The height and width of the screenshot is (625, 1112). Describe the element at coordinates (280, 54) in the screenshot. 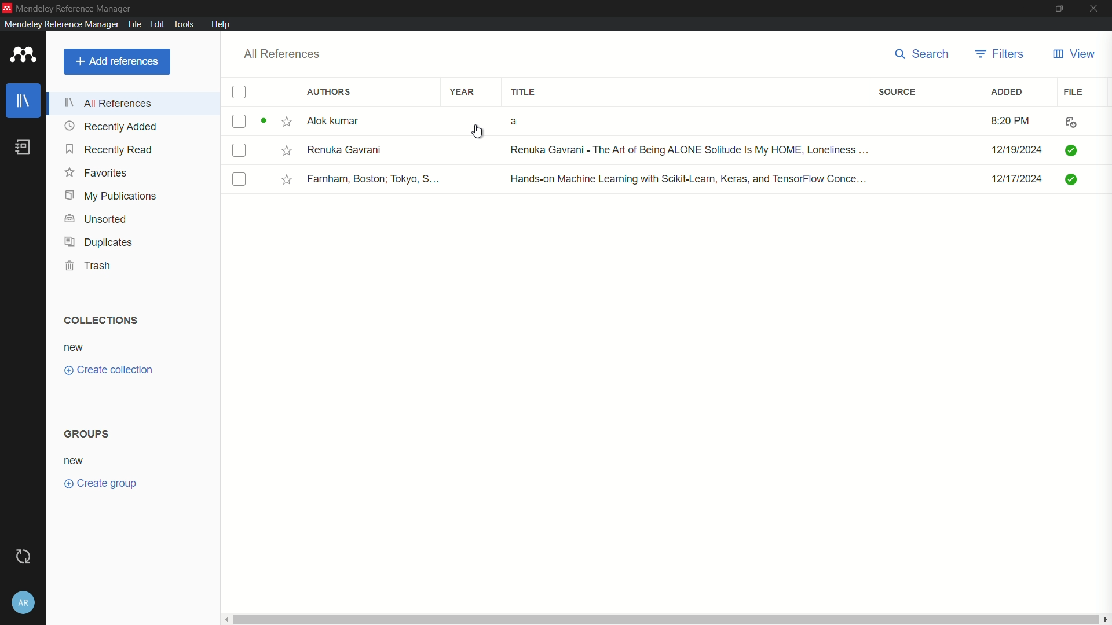

I see `all references` at that location.